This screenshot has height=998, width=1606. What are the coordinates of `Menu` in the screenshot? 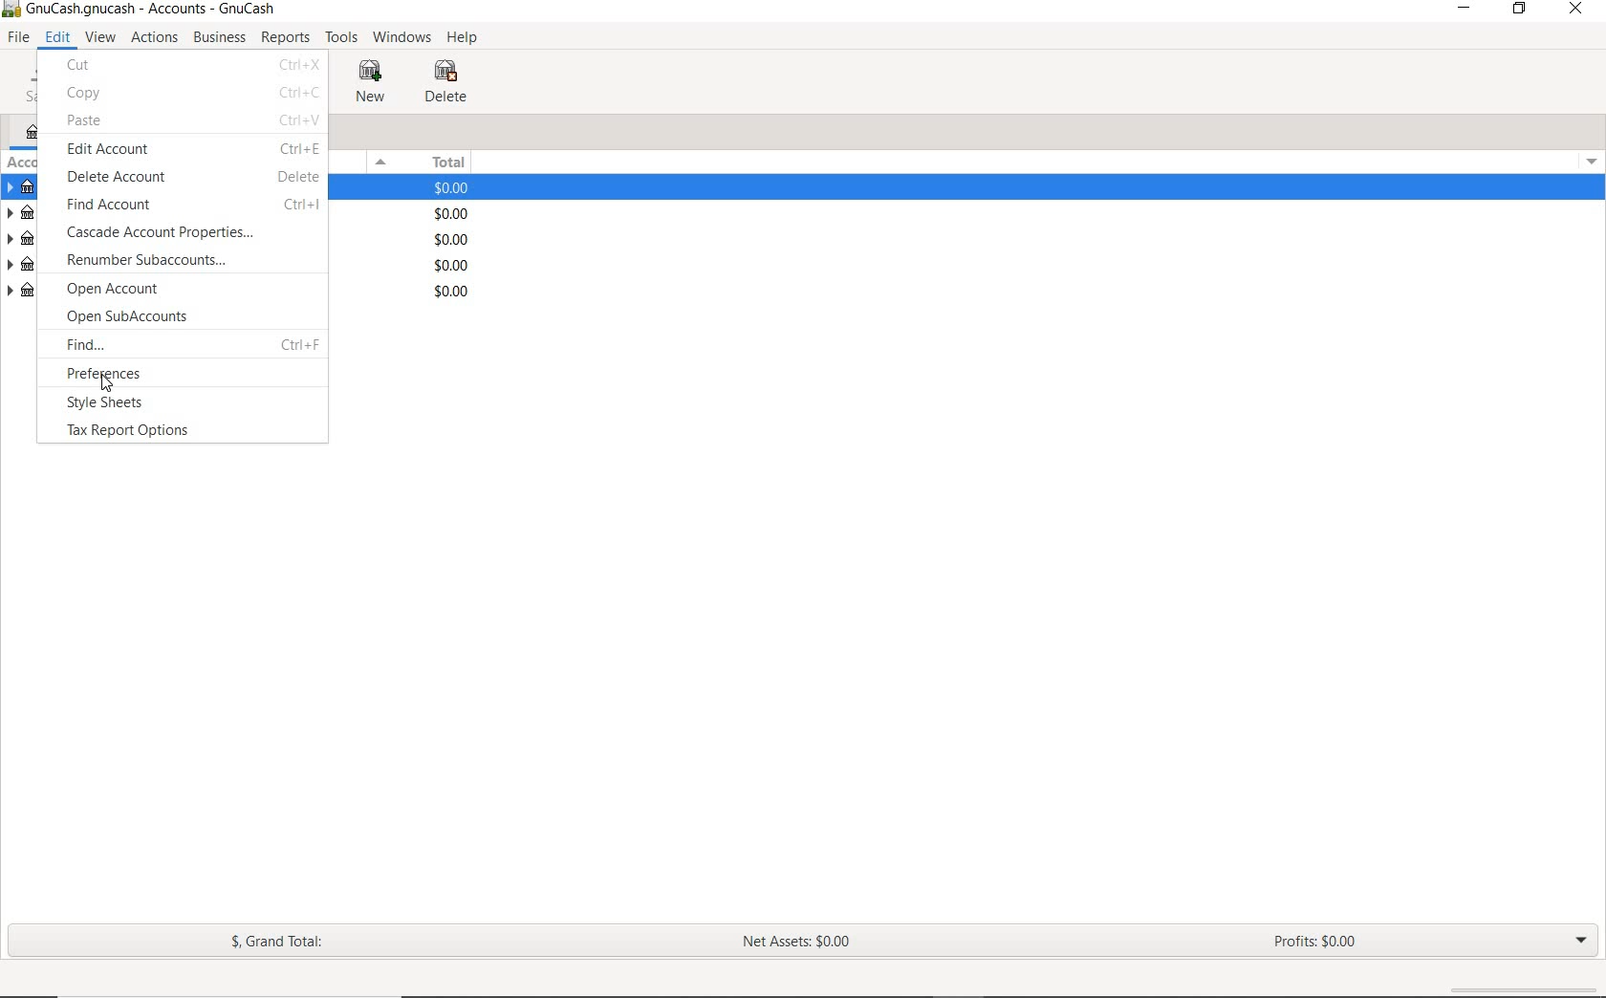 It's located at (381, 163).